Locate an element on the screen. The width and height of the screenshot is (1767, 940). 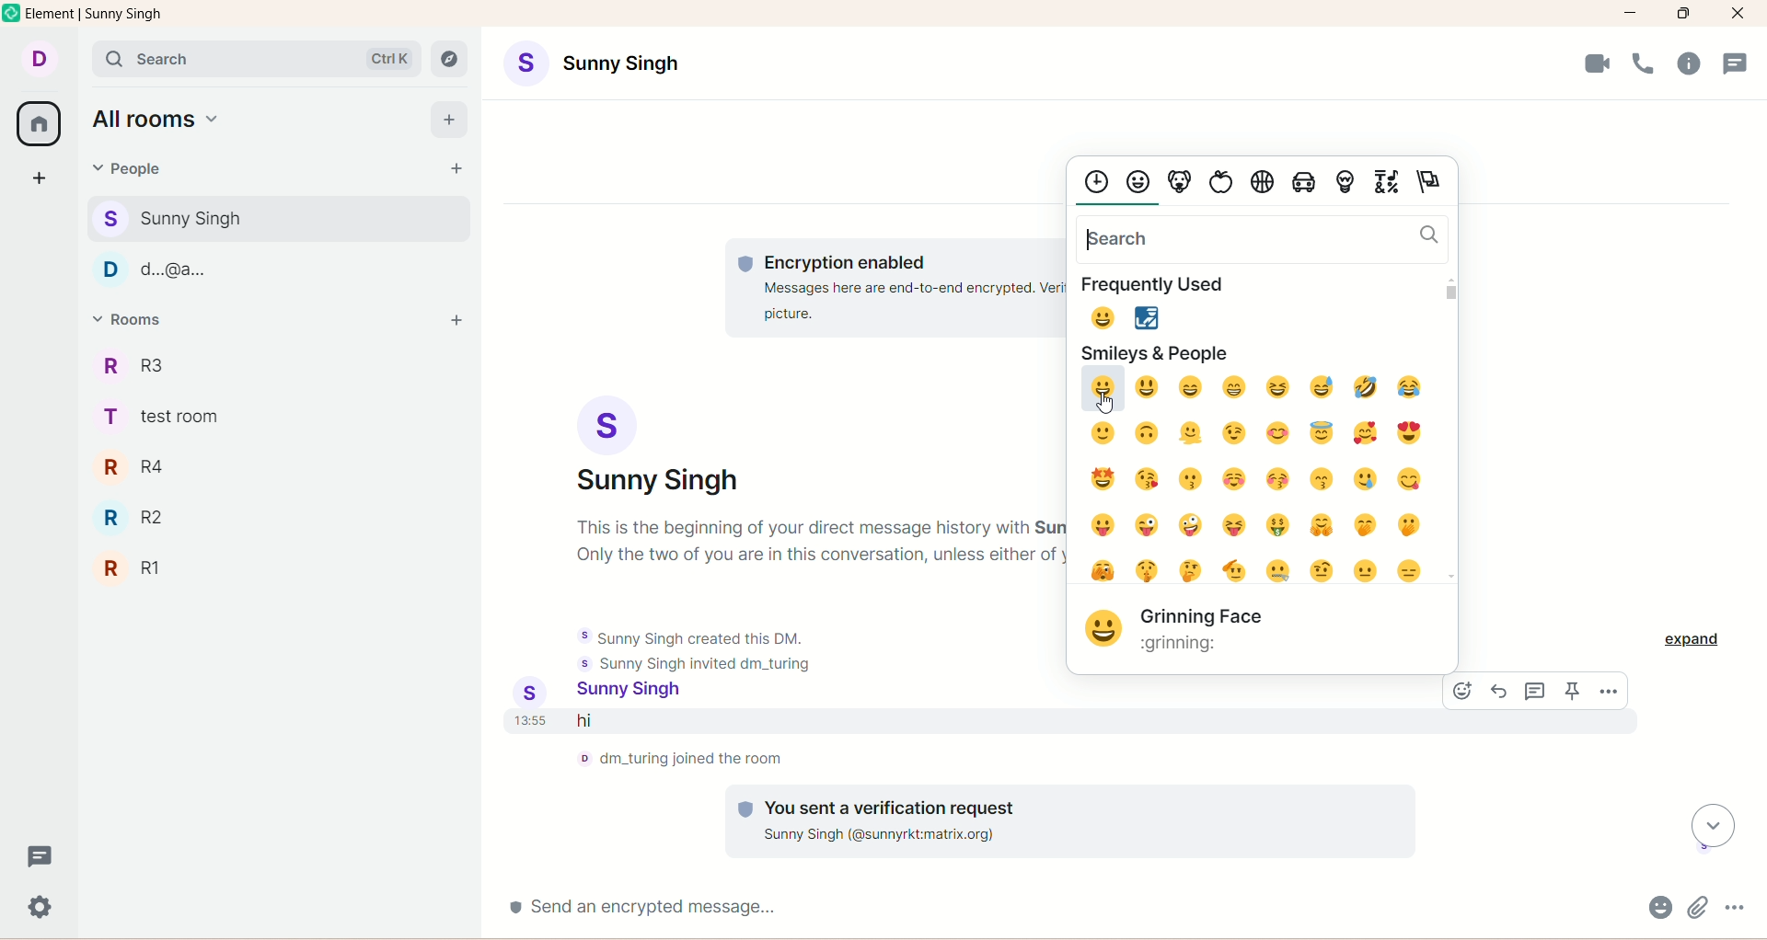
pin is located at coordinates (1572, 691).